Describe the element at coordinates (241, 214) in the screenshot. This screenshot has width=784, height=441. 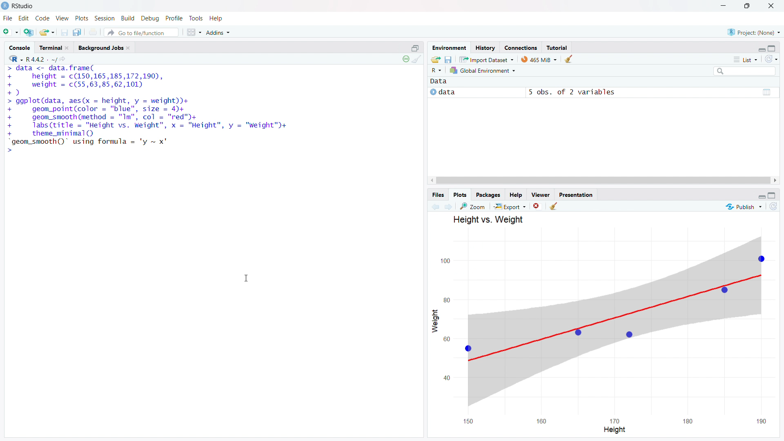
I see `` at that location.